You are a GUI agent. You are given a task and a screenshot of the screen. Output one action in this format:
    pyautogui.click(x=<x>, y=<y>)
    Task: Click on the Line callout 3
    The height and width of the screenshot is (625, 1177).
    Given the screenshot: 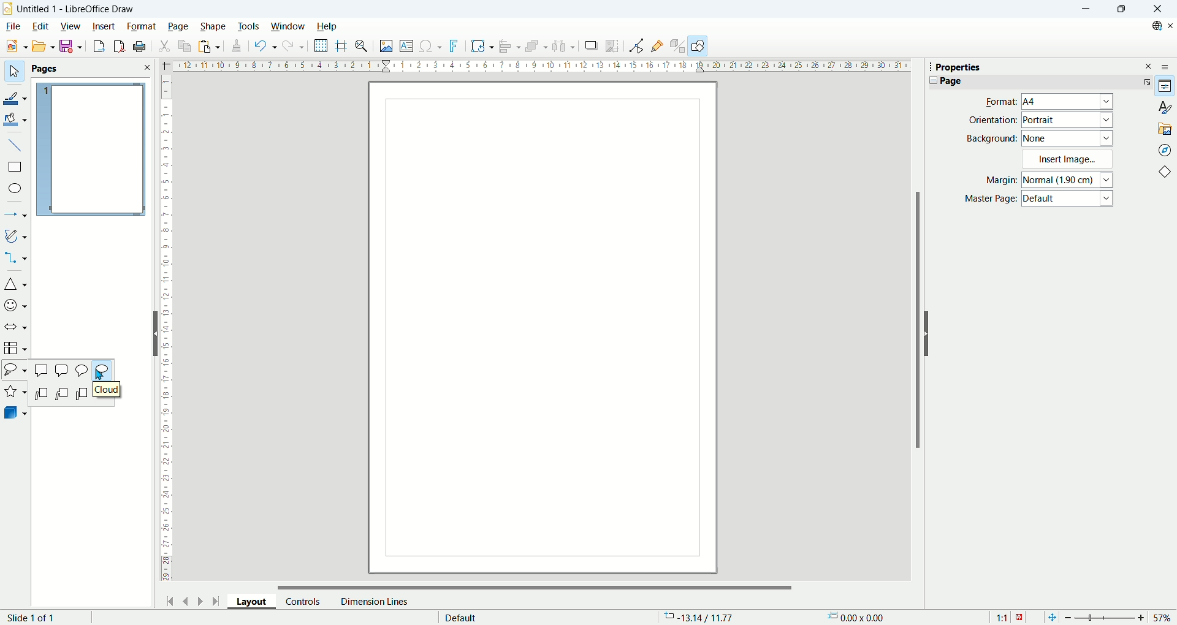 What is the action you would take?
    pyautogui.click(x=82, y=393)
    